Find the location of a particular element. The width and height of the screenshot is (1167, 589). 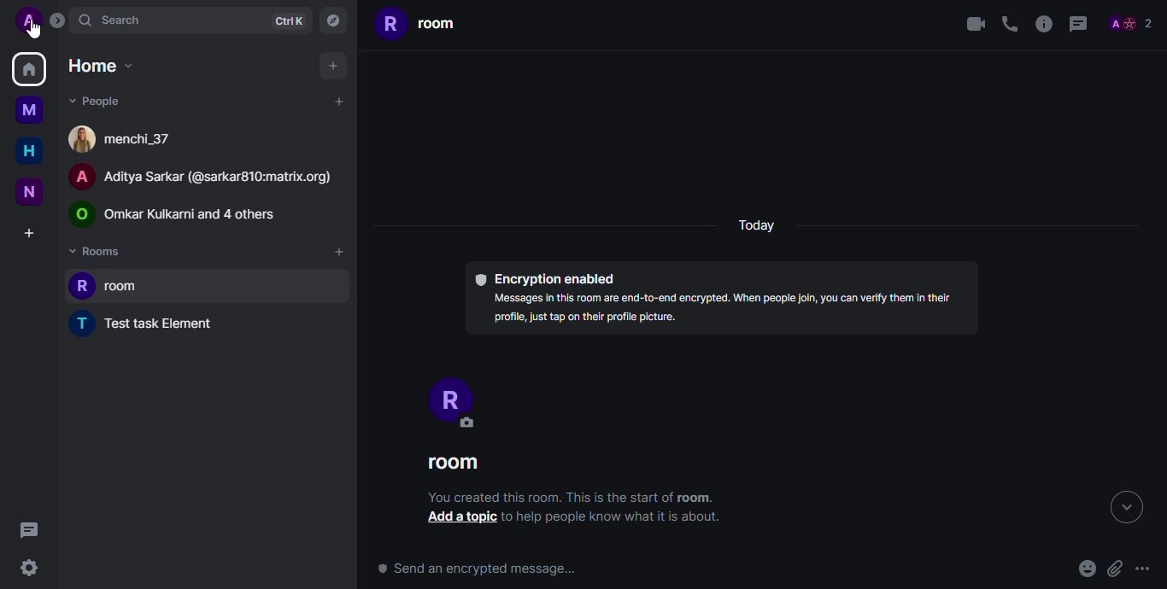

info is located at coordinates (614, 516).